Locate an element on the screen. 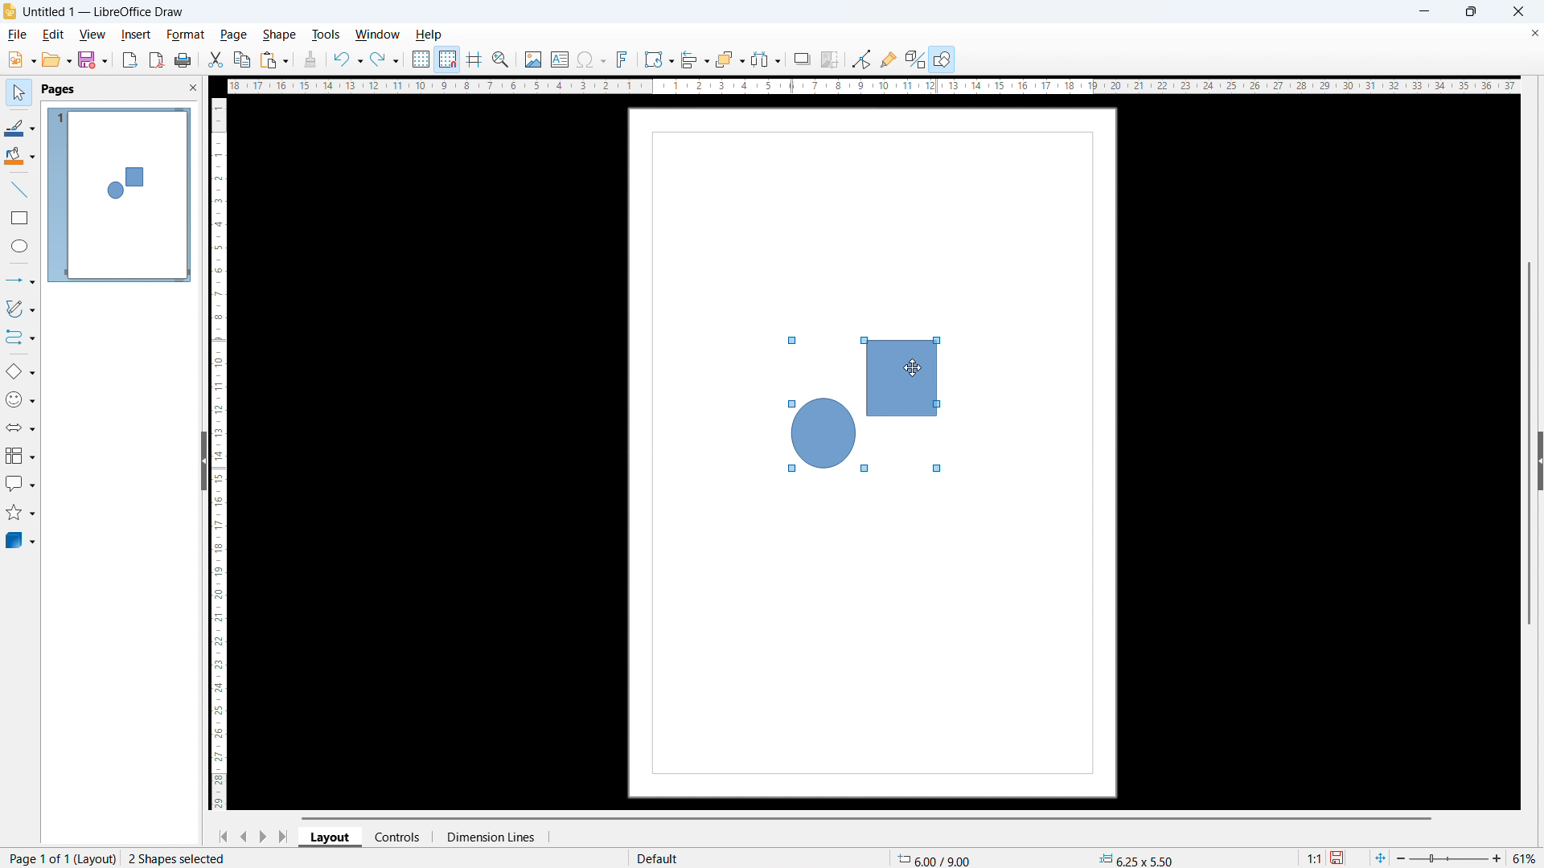  close is located at coordinates (1519, 11).